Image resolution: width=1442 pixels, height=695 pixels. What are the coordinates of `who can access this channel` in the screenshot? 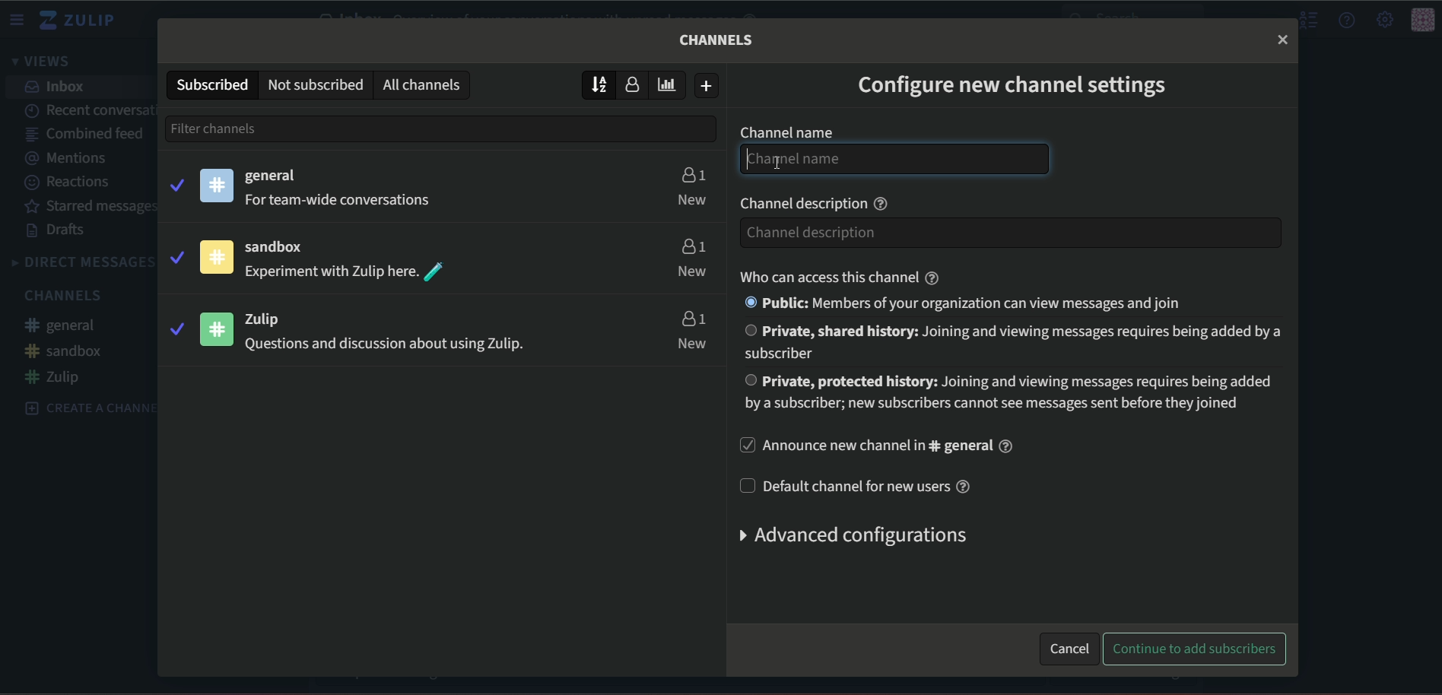 It's located at (834, 277).